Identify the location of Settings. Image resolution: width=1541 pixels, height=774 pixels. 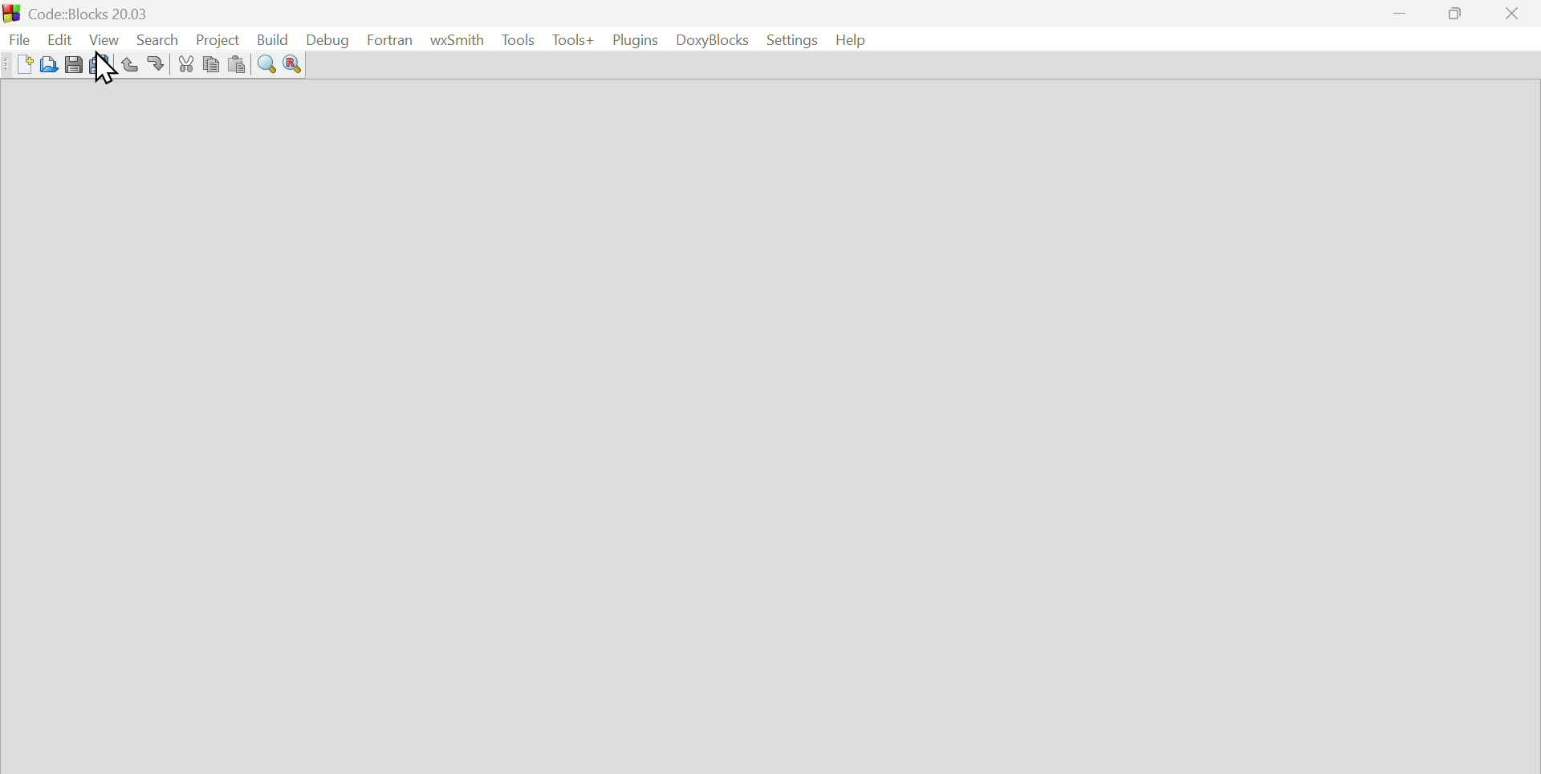
(791, 39).